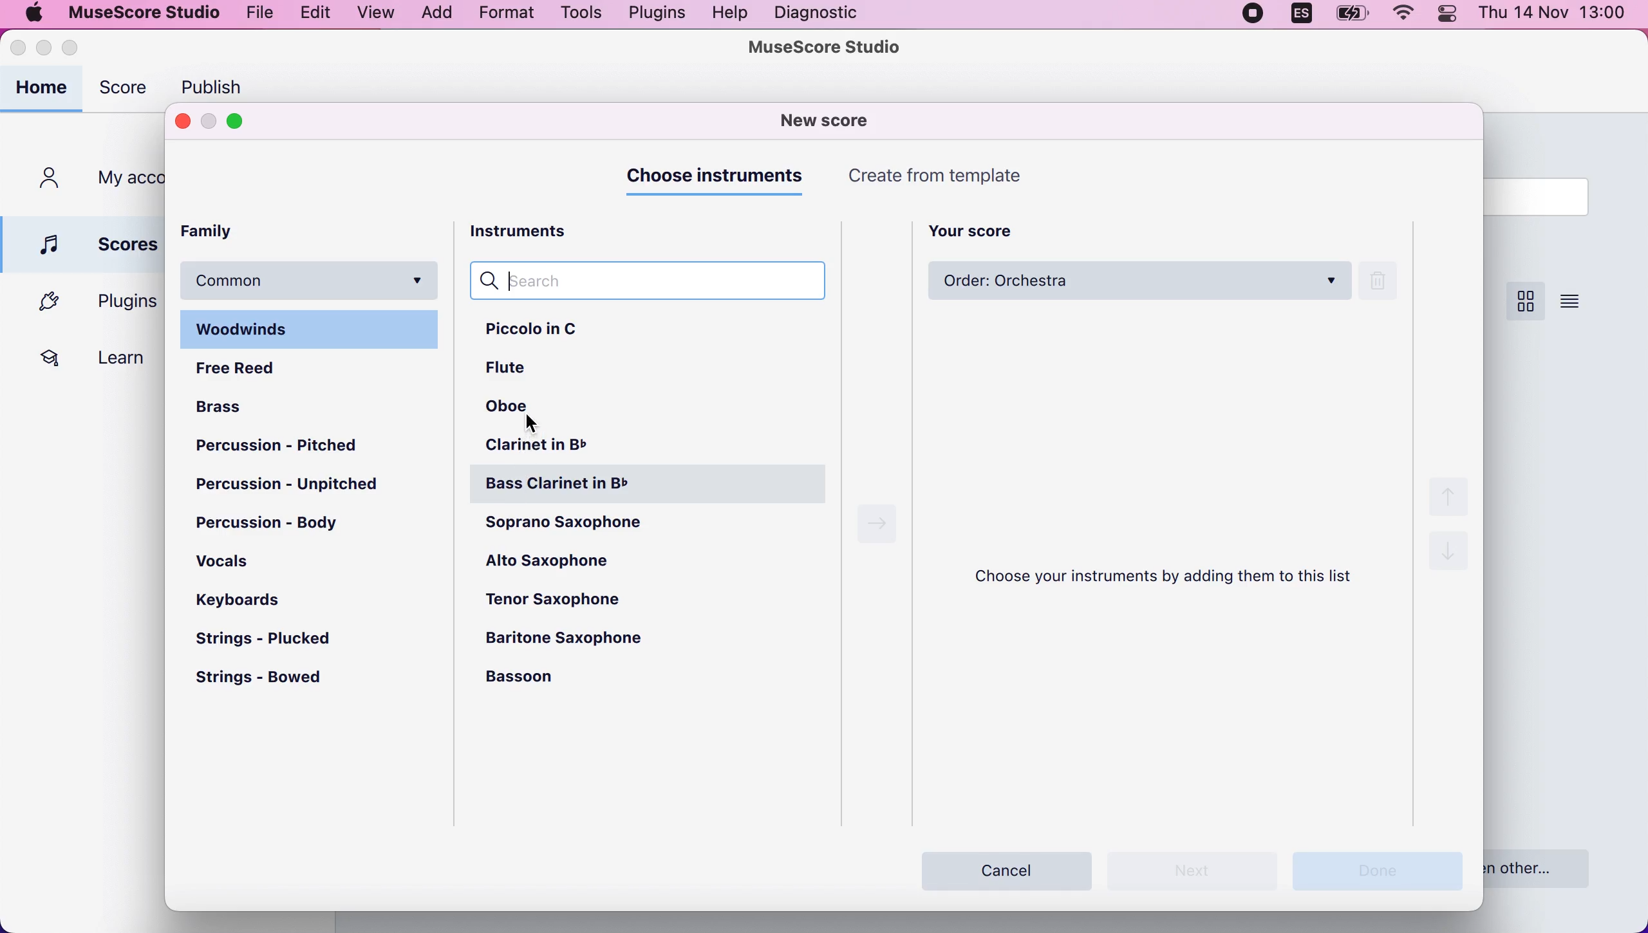 This screenshot has width=1648, height=933. What do you see at coordinates (1384, 283) in the screenshot?
I see `remove` at bounding box center [1384, 283].